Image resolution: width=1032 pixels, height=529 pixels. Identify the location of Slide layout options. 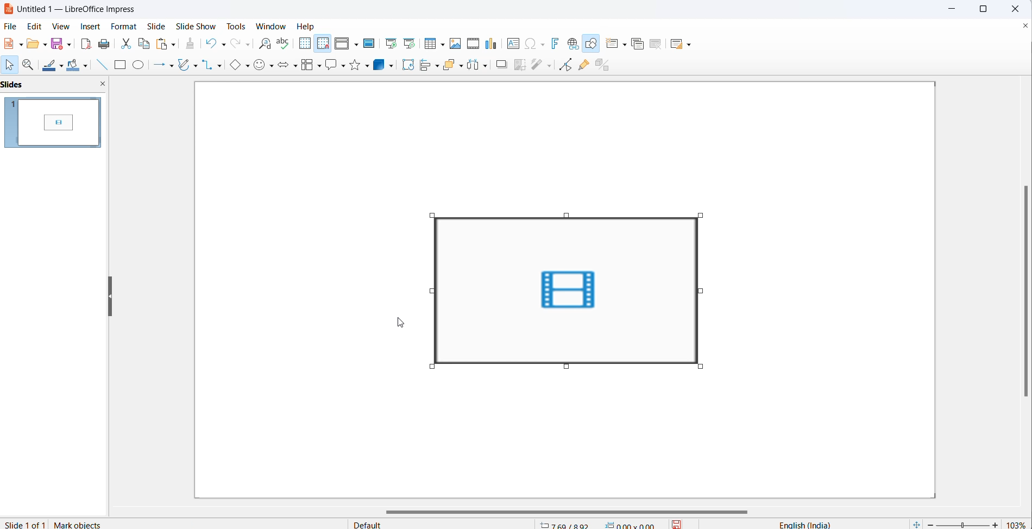
(689, 44).